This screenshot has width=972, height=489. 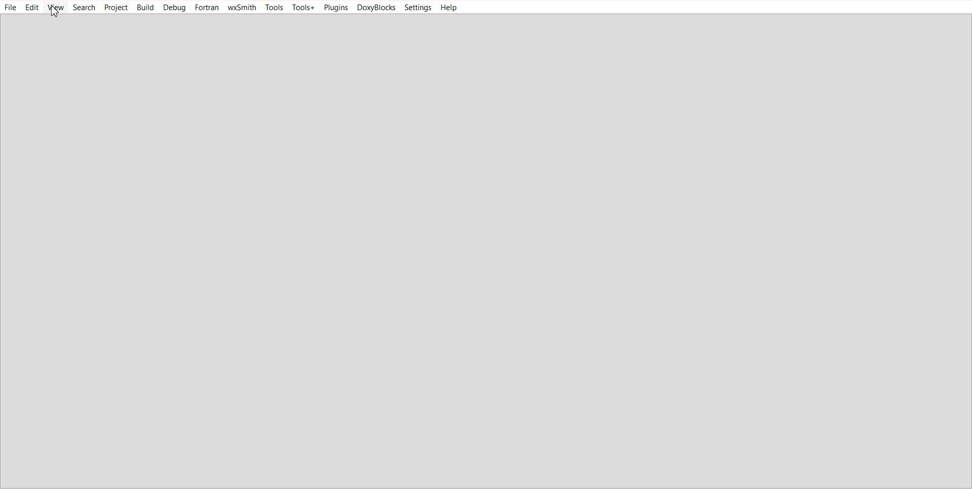 I want to click on Settings, so click(x=418, y=8).